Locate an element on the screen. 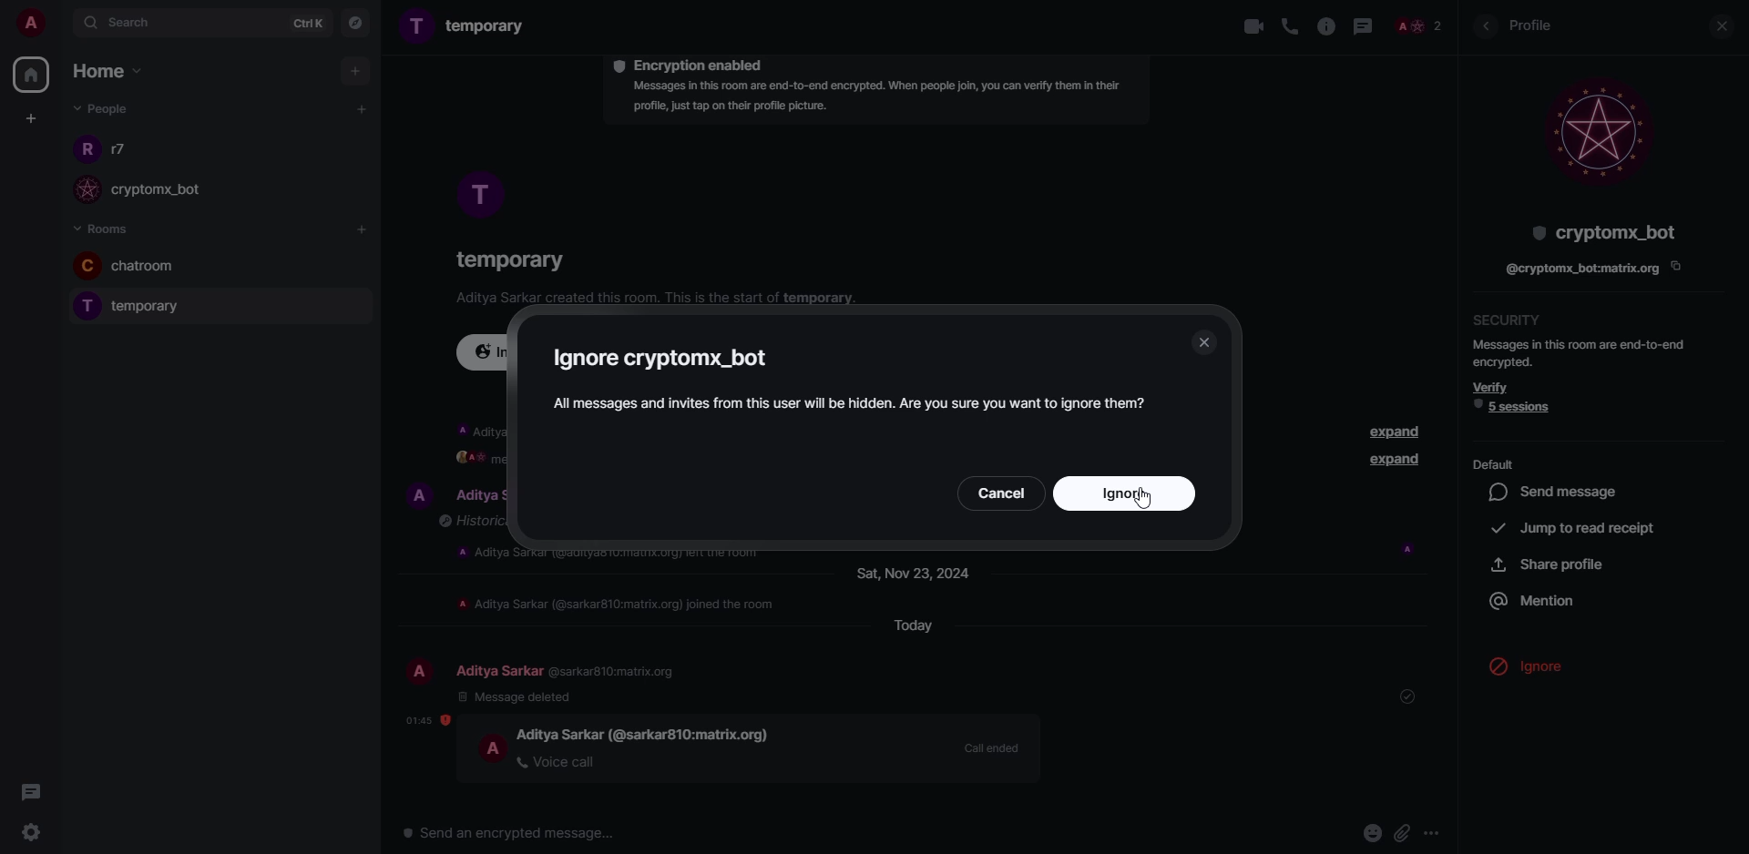 The image size is (1749, 854). profile is located at coordinates (1598, 130).